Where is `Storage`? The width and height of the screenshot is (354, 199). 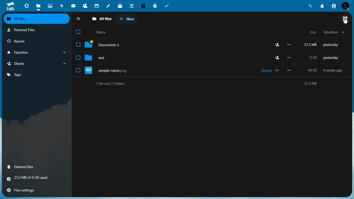
Storage is located at coordinates (36, 179).